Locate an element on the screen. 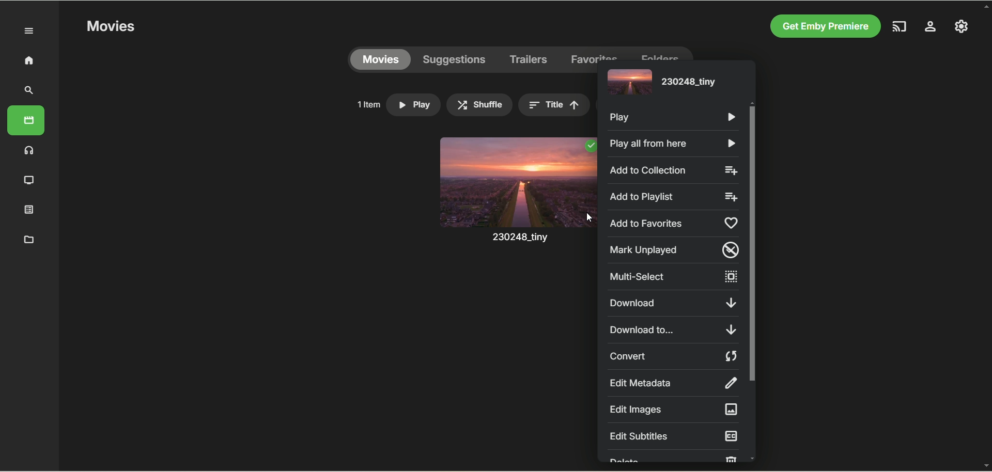 Image resolution: width=992 pixels, height=472 pixels. movies is located at coordinates (110, 27).